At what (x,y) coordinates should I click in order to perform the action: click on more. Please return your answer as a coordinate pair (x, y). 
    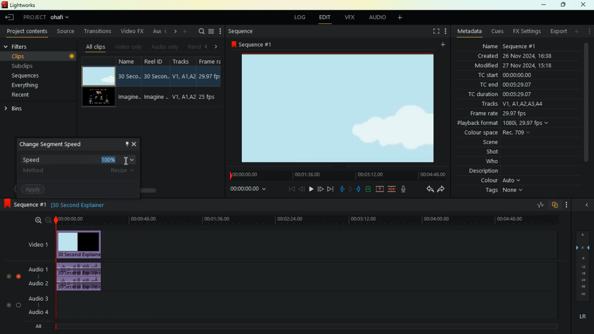
    Looking at the image, I should click on (590, 31).